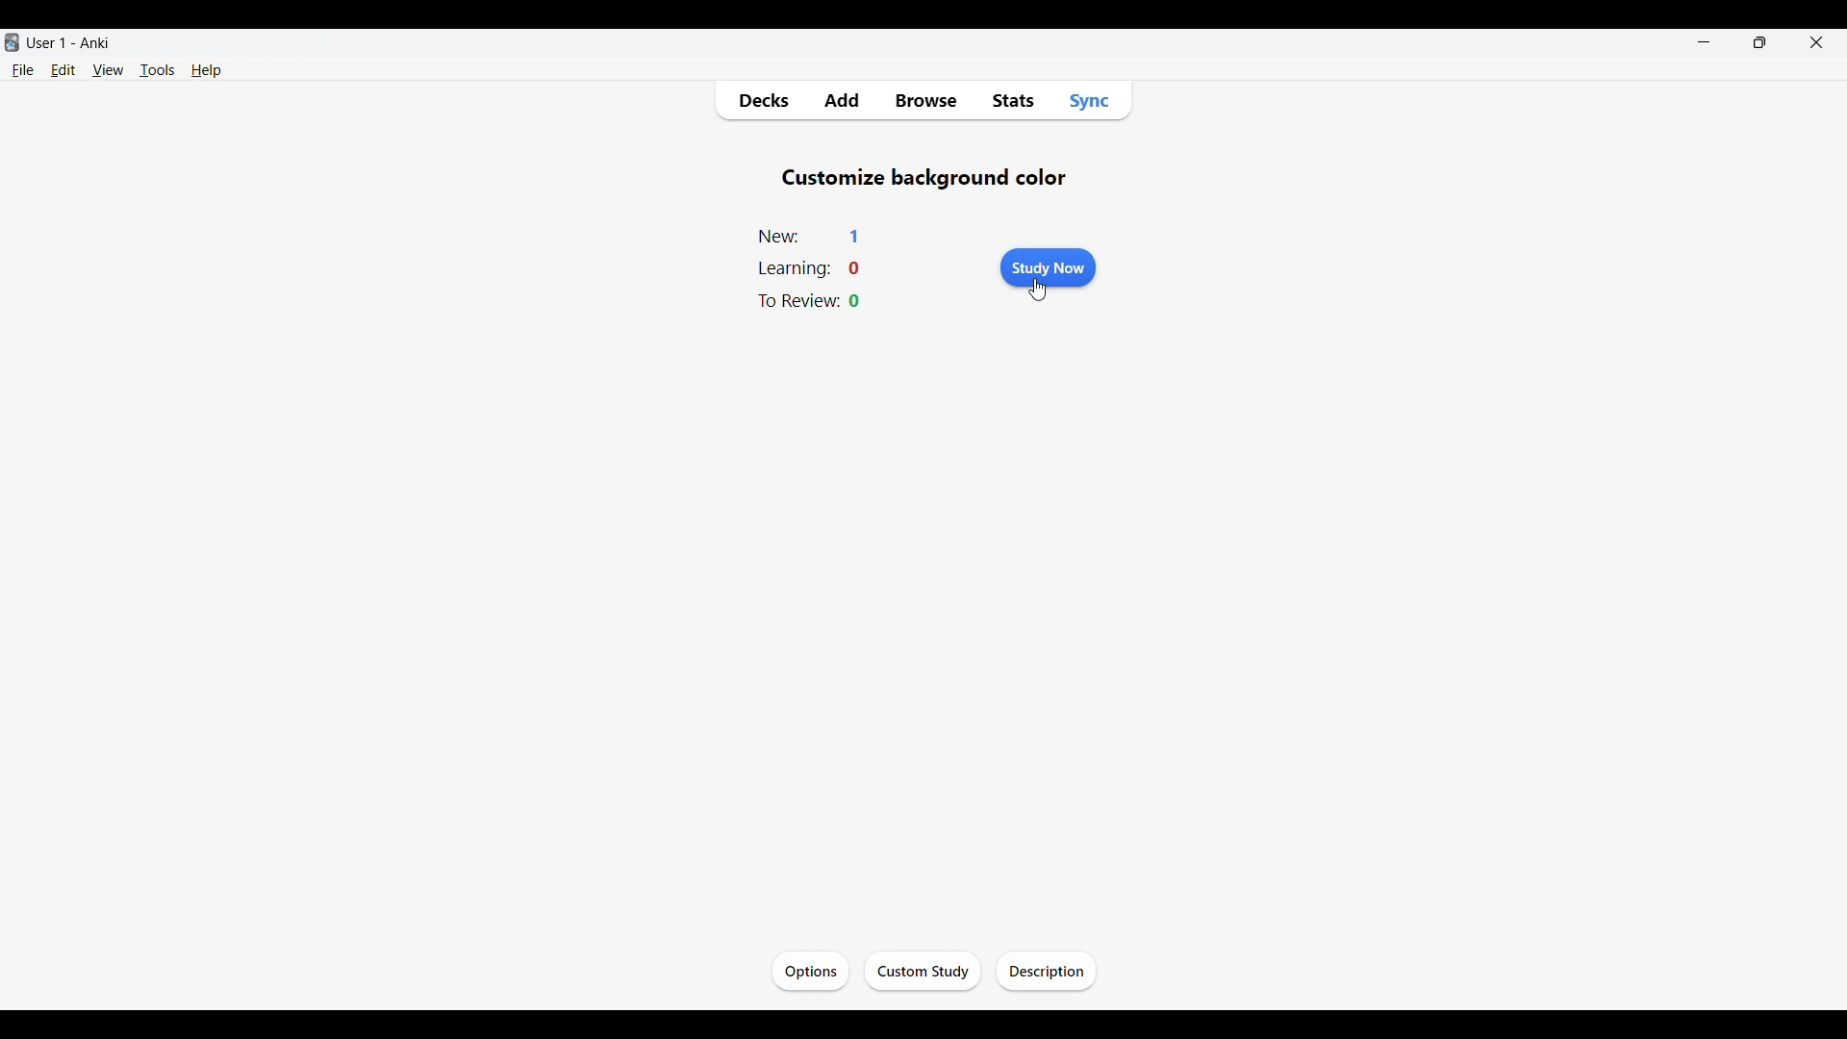  What do you see at coordinates (1012, 101) in the screenshot?
I see `Stats` at bounding box center [1012, 101].